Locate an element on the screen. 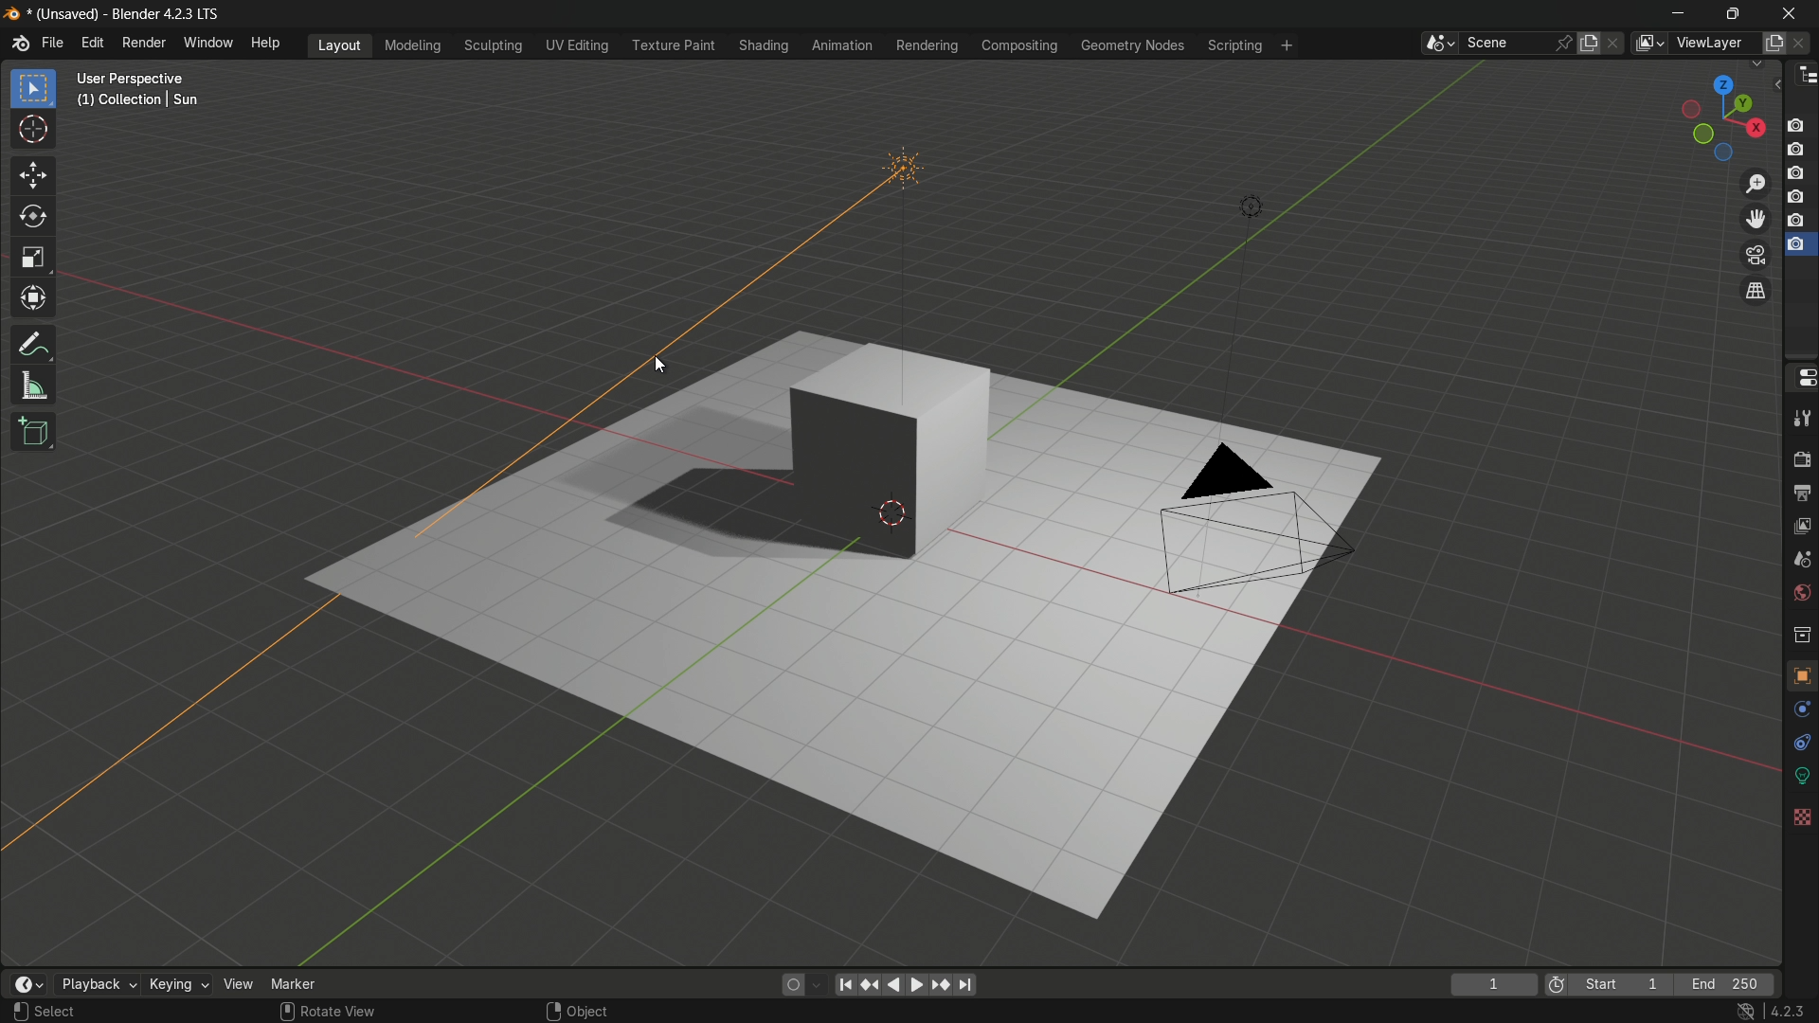  texture paint is located at coordinates (669, 45).